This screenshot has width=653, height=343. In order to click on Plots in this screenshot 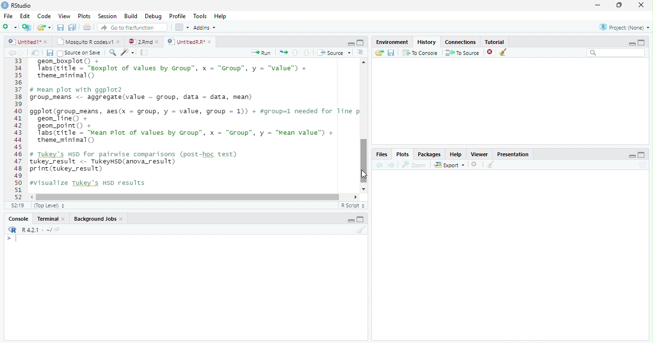, I will do `click(84, 16)`.